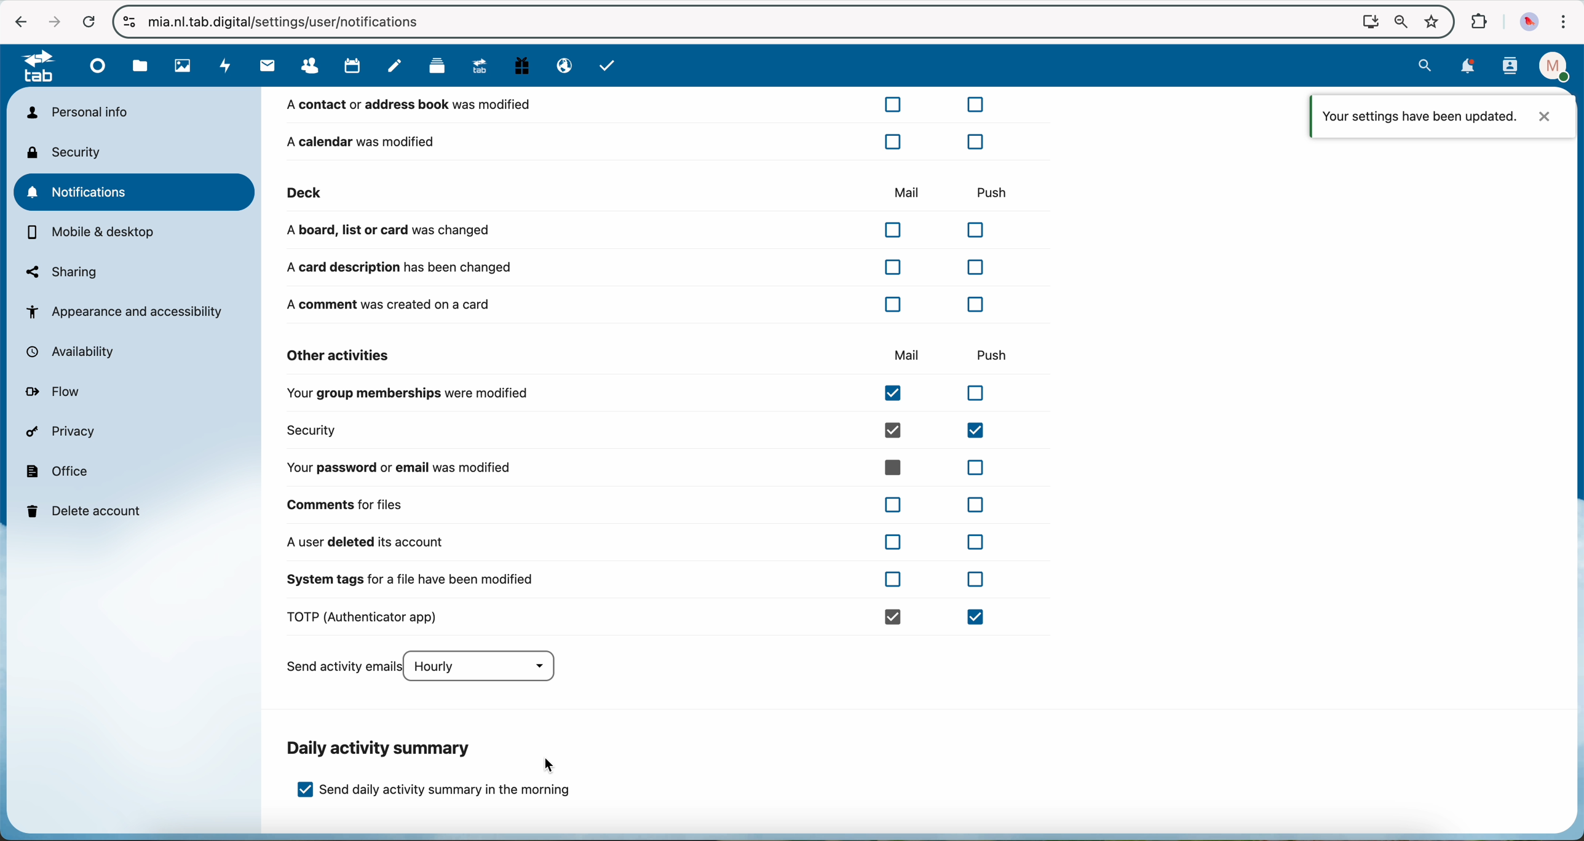 The height and width of the screenshot is (841, 1584). I want to click on daily activity summary, so click(381, 748).